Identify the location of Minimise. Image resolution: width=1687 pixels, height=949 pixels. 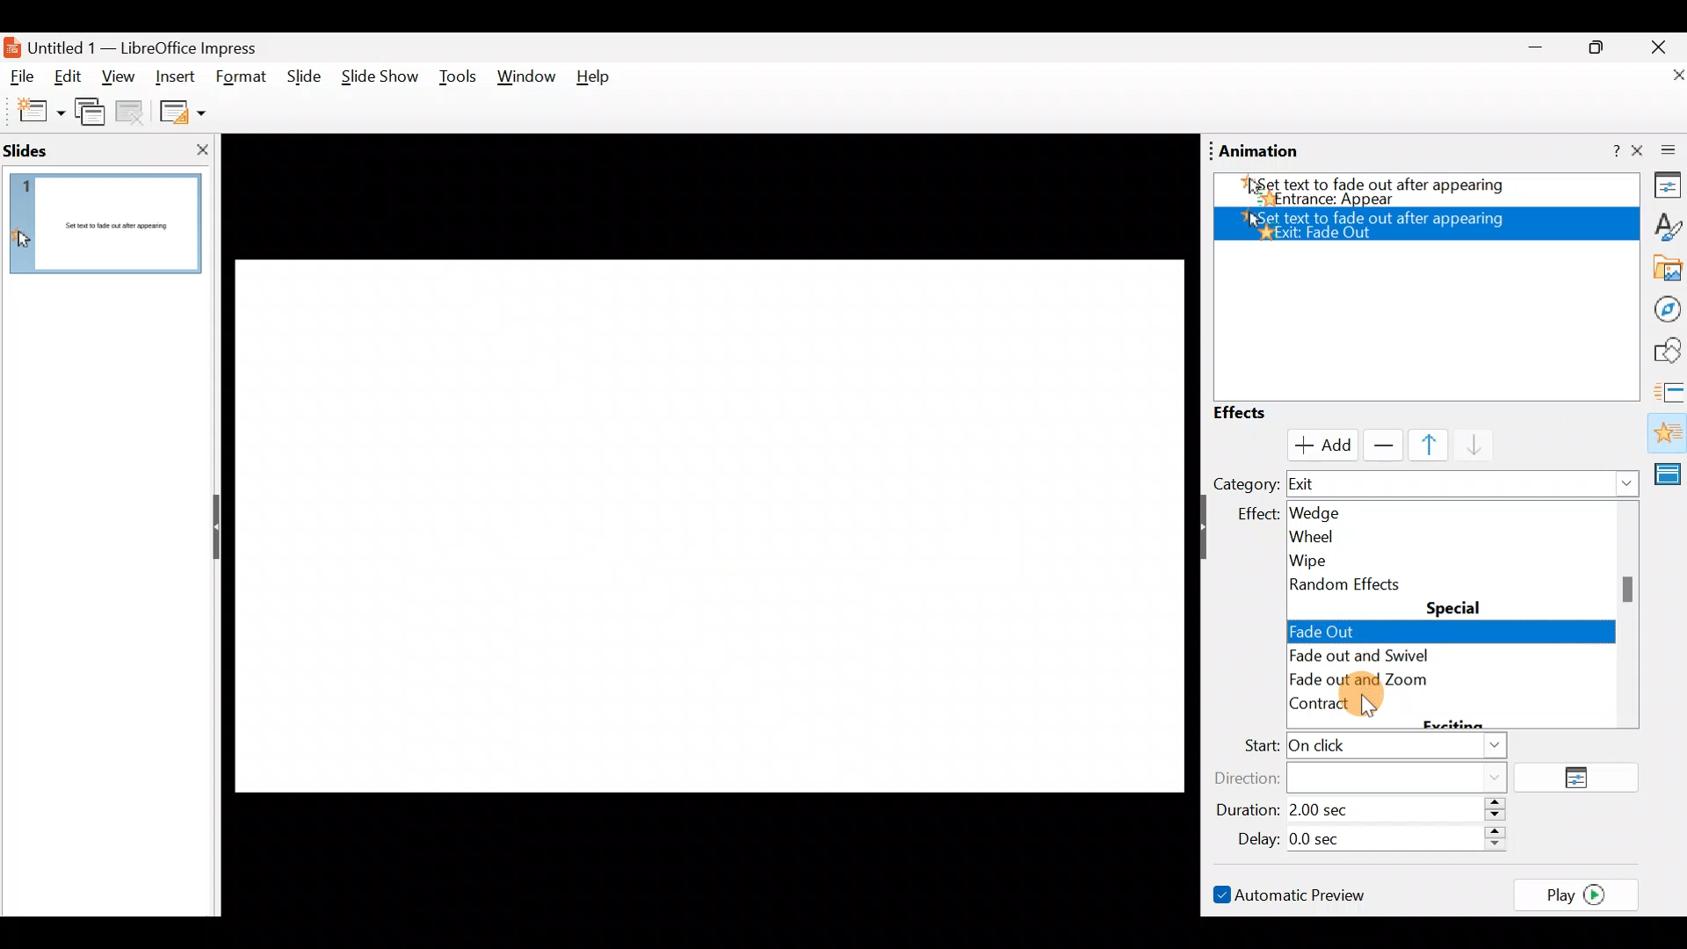
(1533, 52).